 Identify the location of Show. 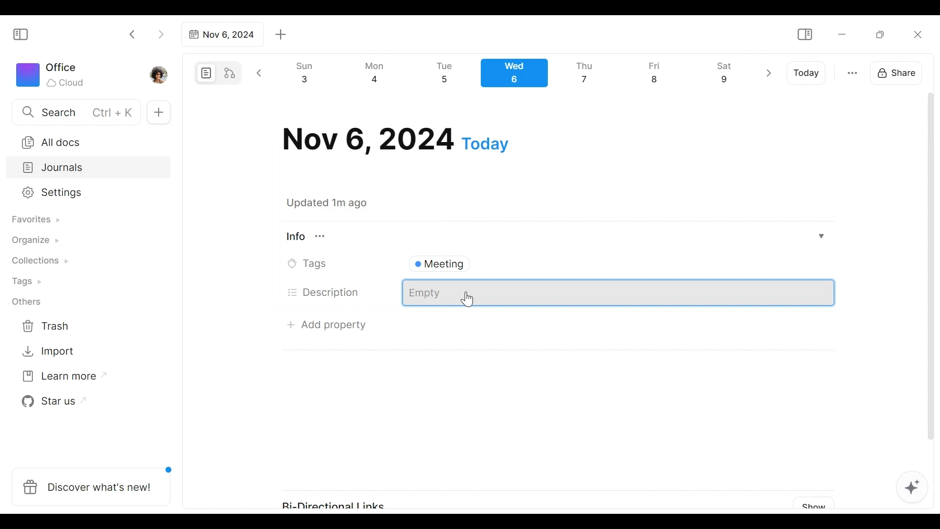
(810, 504).